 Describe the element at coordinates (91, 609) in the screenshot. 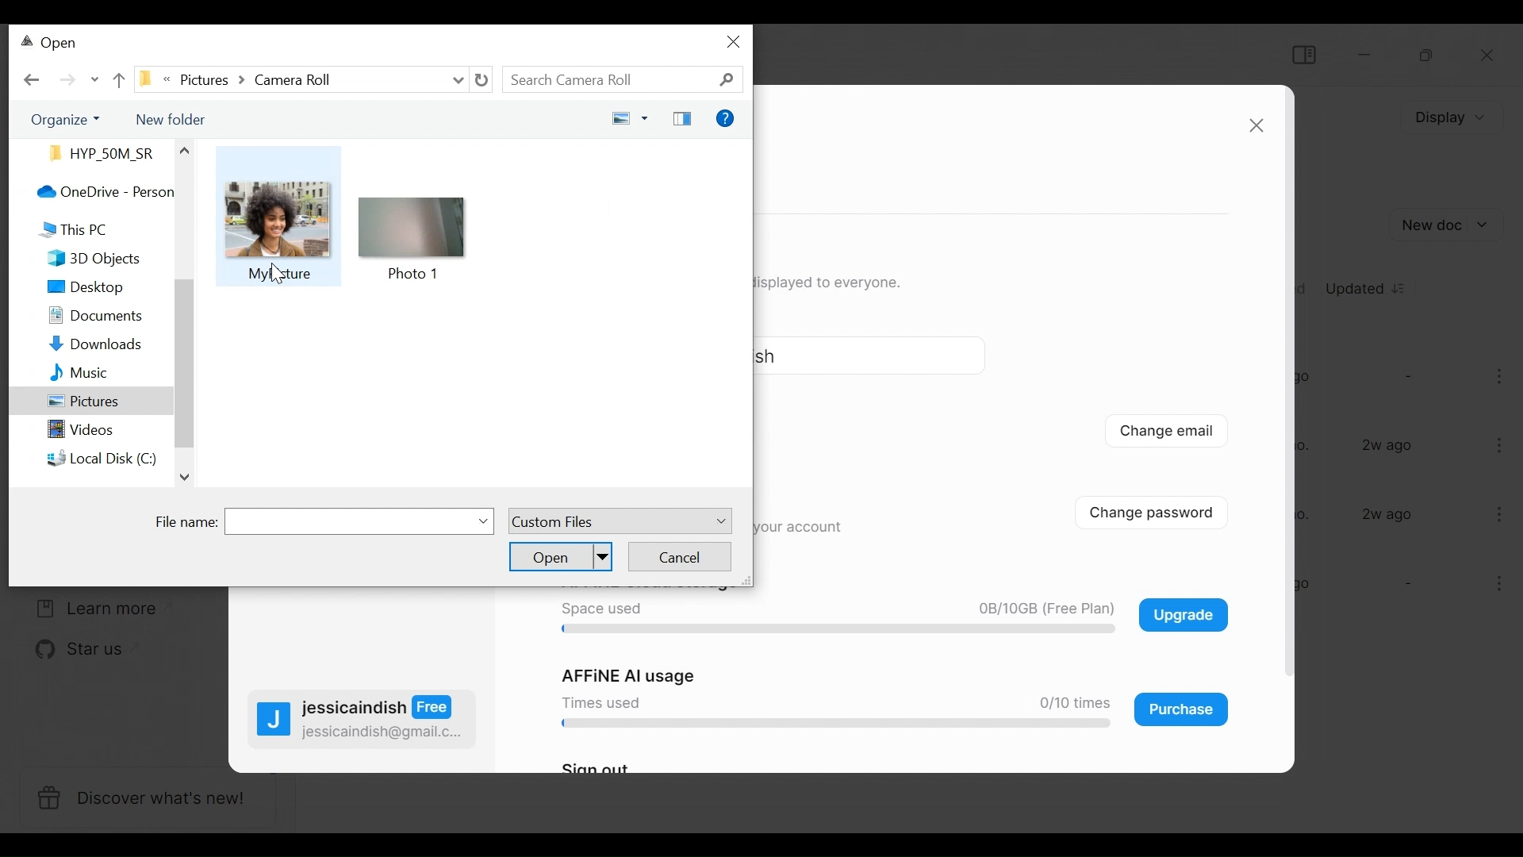

I see `Learn more` at that location.